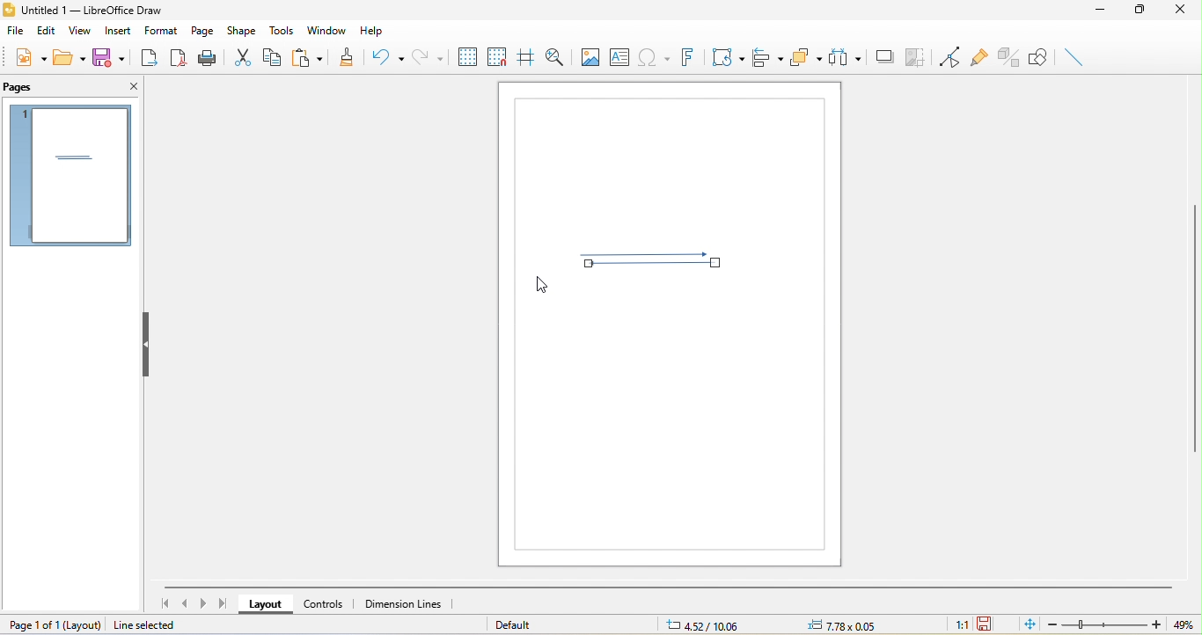 Image resolution: width=1202 pixels, height=635 pixels. I want to click on minimize, so click(1100, 13).